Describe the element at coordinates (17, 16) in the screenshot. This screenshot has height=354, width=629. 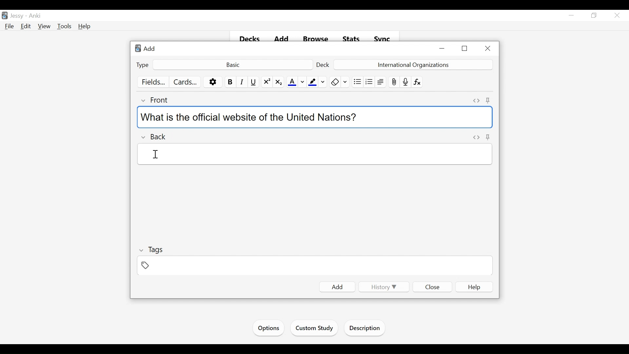
I see `User Name` at that location.